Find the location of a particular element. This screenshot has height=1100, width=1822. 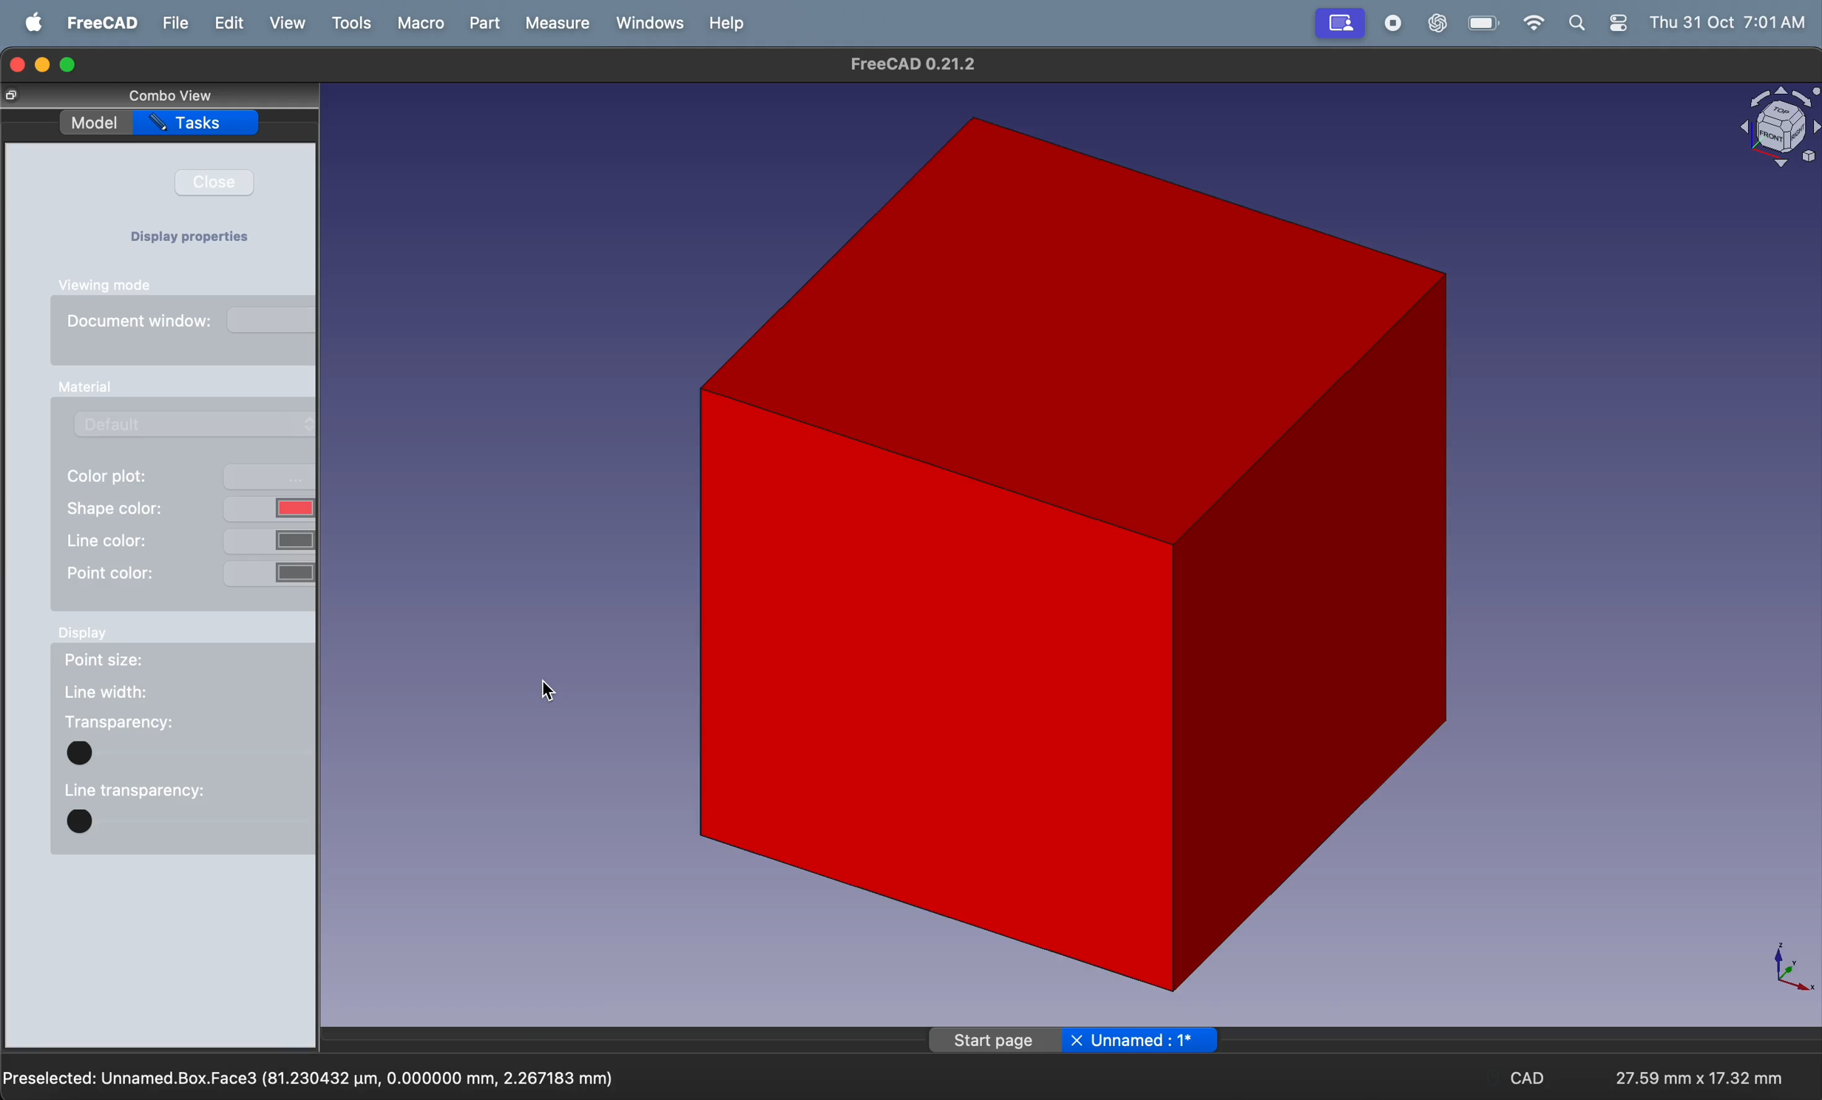

minimize is located at coordinates (45, 64).